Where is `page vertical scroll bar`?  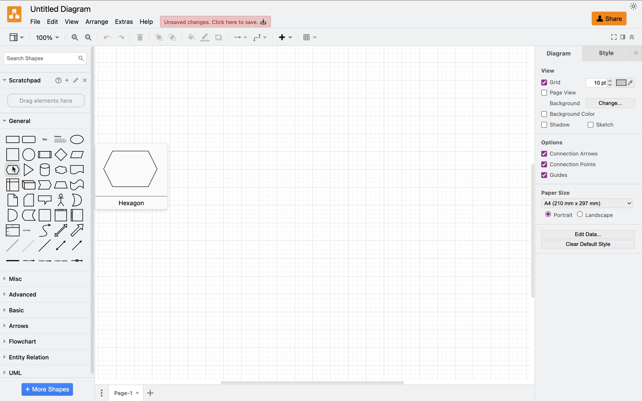
page vertical scroll bar is located at coordinates (528, 231).